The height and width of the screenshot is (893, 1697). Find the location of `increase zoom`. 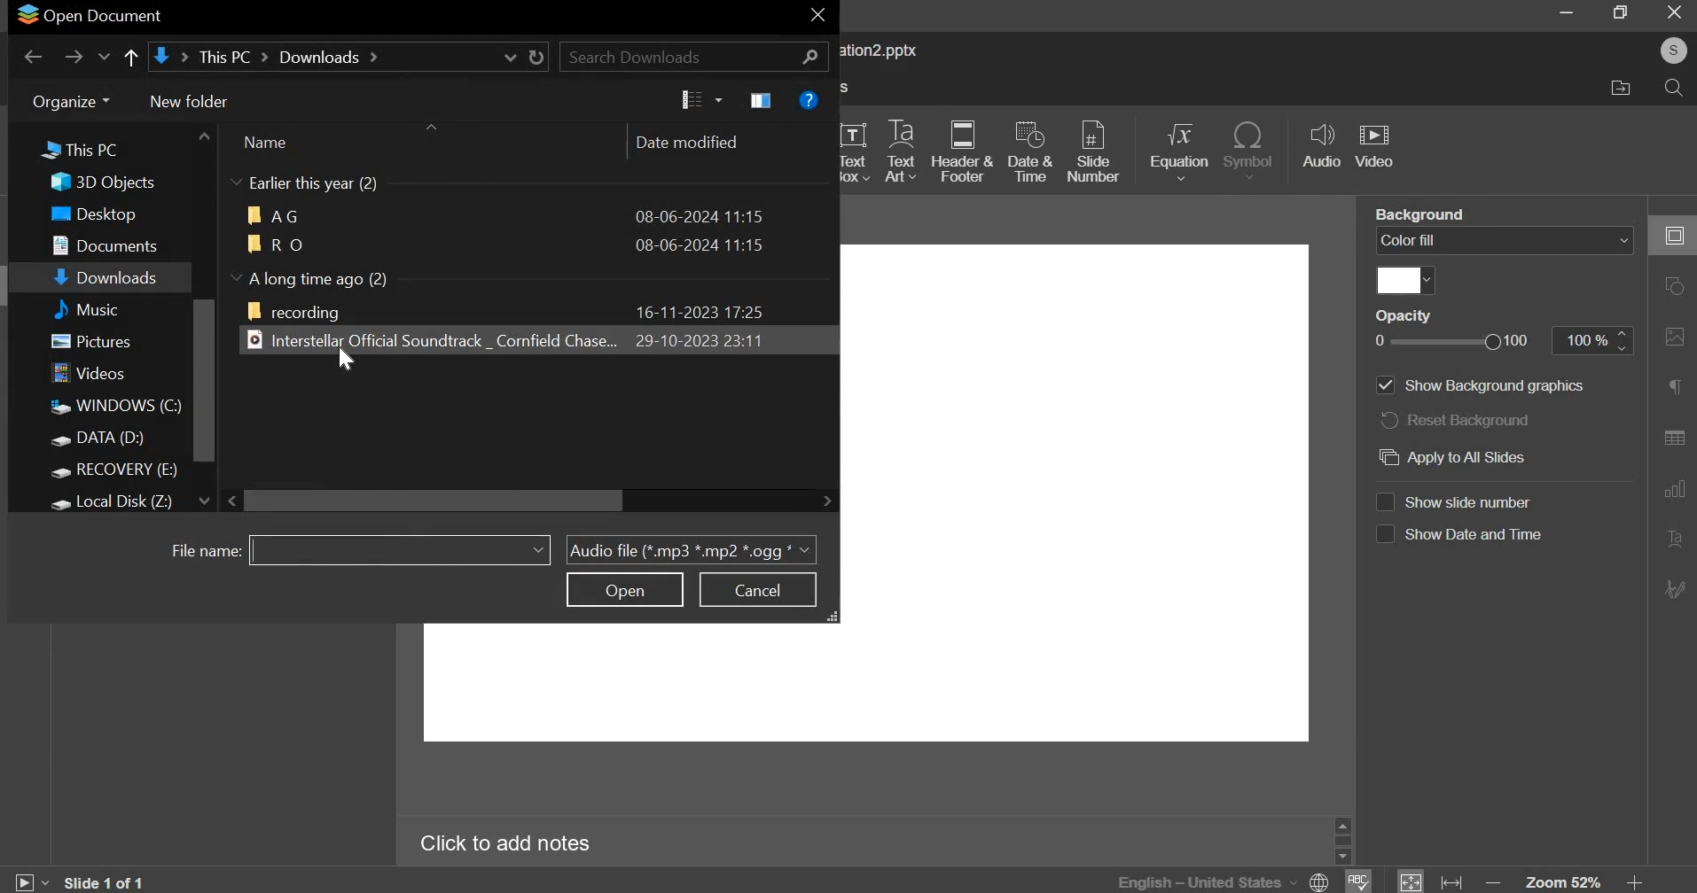

increase zoom is located at coordinates (1635, 880).